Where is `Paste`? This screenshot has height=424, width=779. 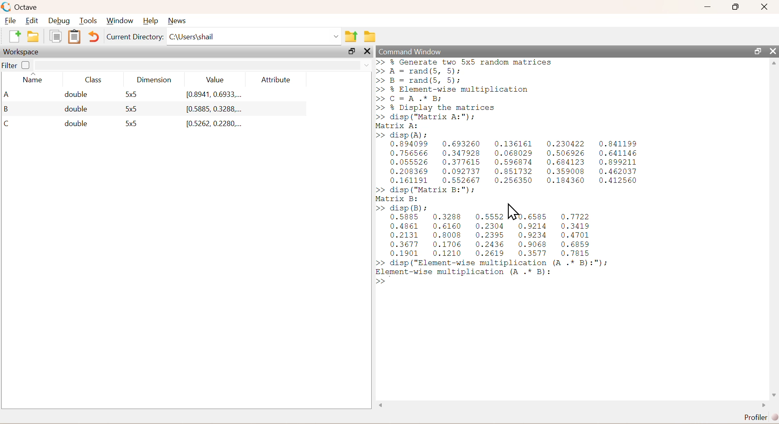
Paste is located at coordinates (73, 36).